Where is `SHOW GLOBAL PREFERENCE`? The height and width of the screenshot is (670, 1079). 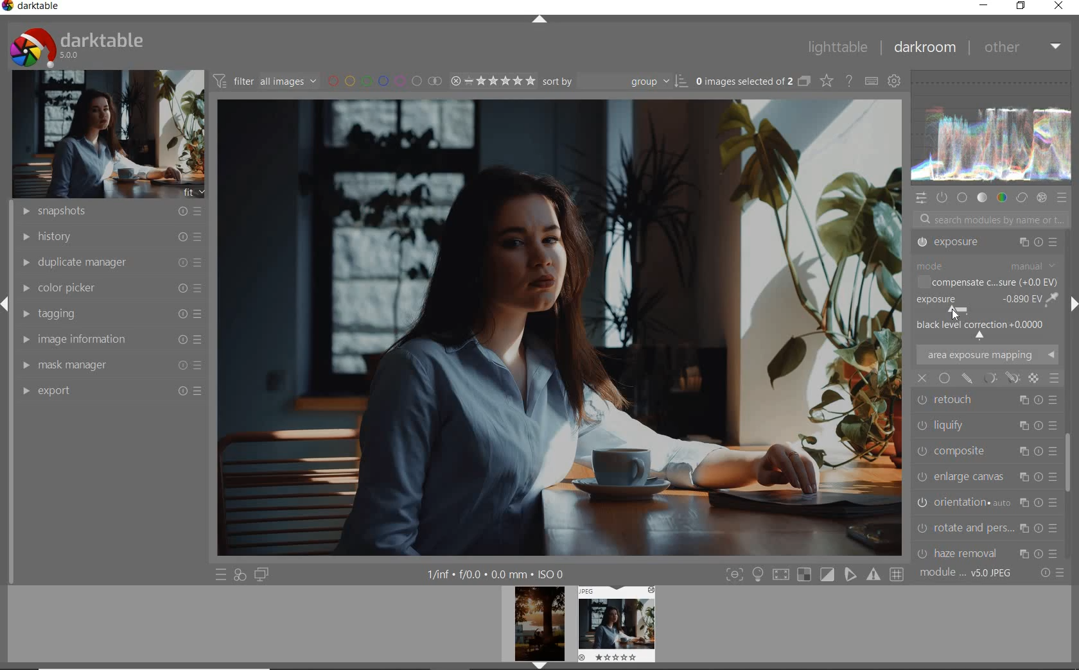
SHOW GLOBAL PREFERENCE is located at coordinates (895, 81).